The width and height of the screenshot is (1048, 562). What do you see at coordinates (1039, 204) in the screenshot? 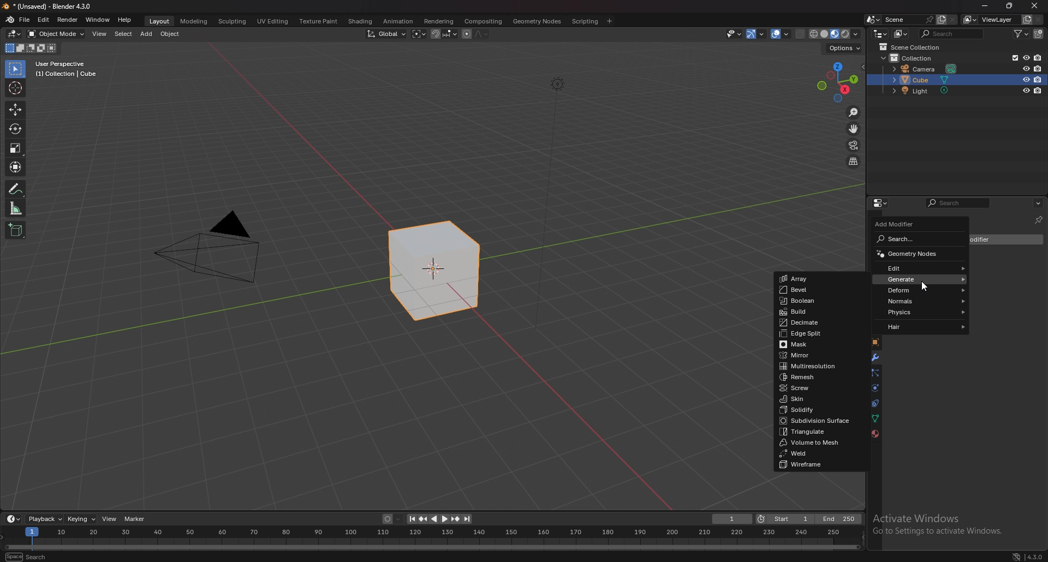
I see `options` at bounding box center [1039, 204].